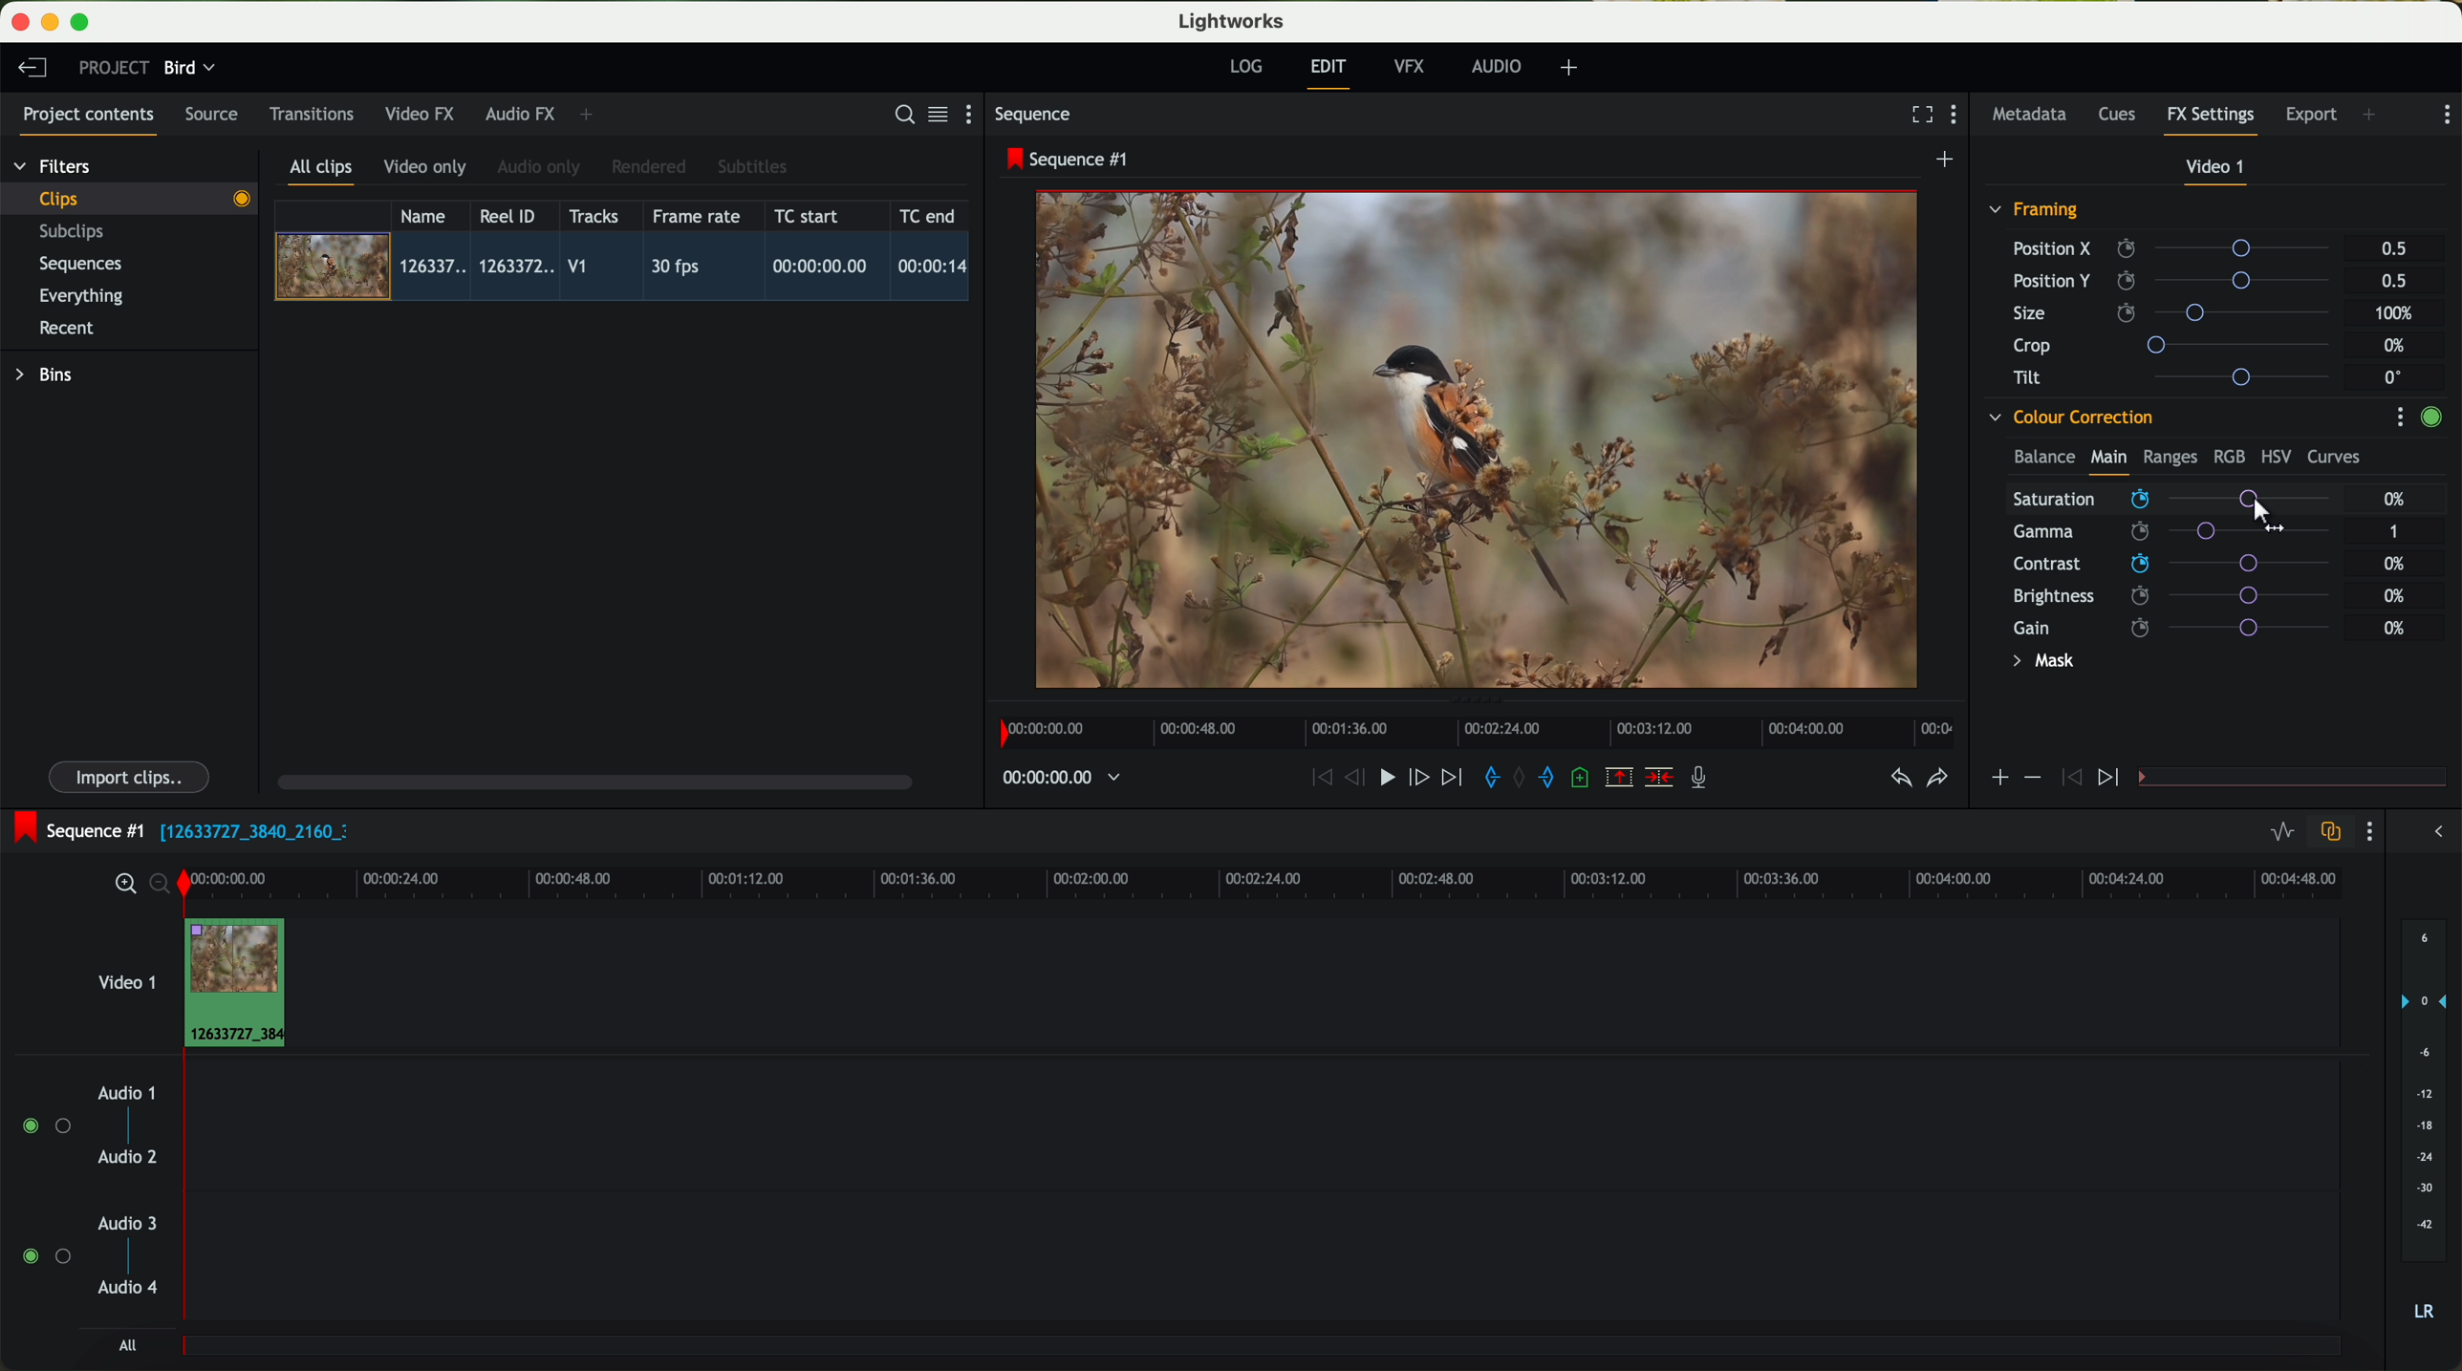  I want to click on sequence #1, so click(74, 830).